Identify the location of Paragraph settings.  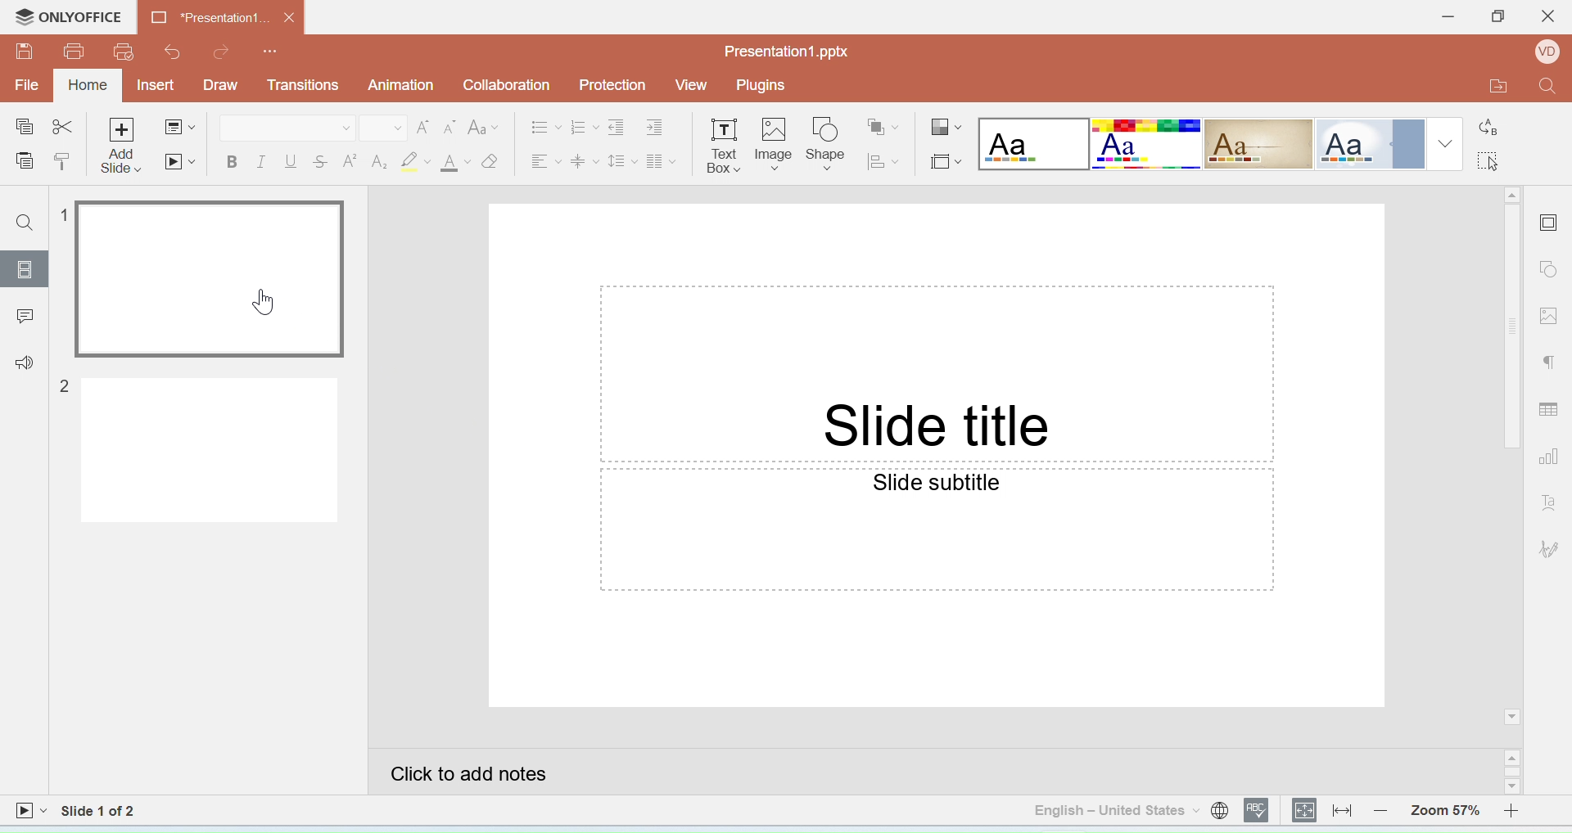
(1551, 365).